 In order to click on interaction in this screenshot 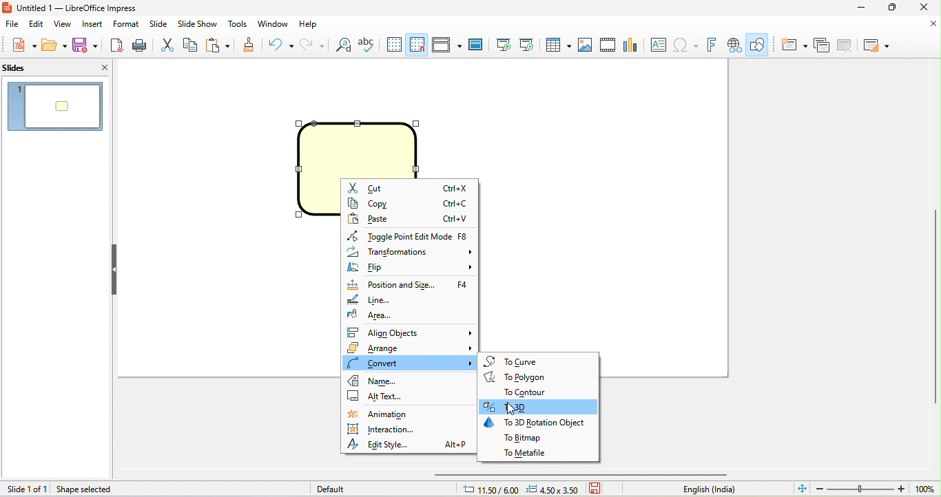, I will do `click(391, 430)`.